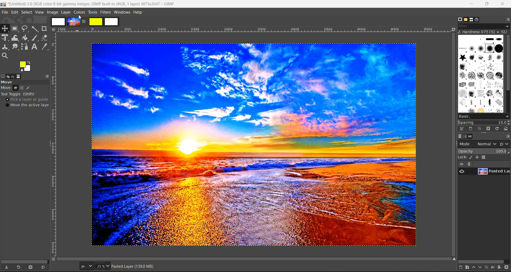 The height and width of the screenshot is (272, 511). Describe the element at coordinates (481, 267) in the screenshot. I see `lower this layer` at that location.